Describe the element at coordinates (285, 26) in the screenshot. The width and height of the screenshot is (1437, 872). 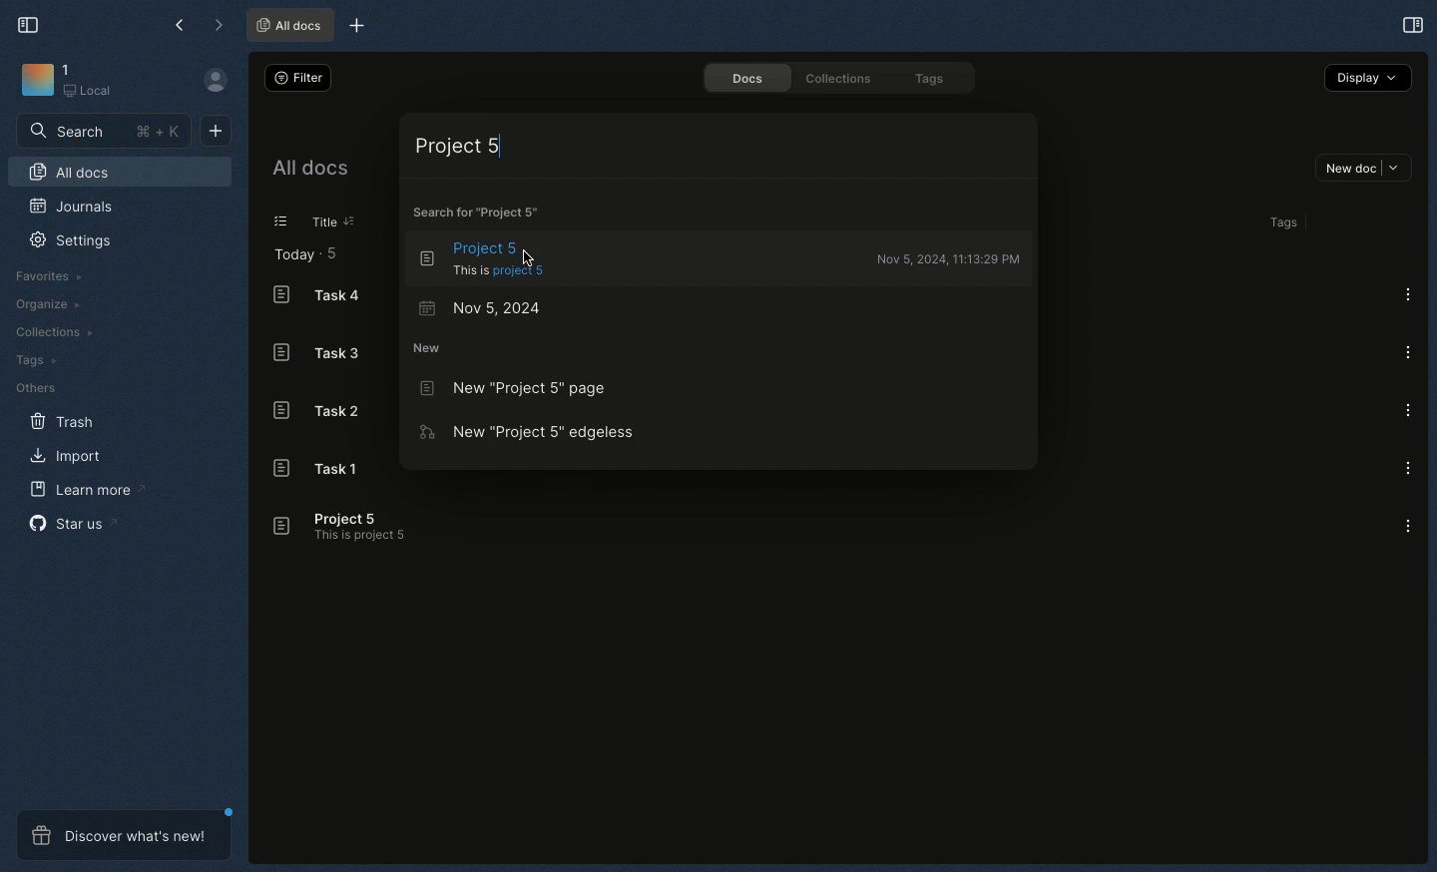
I see `All docs` at that location.